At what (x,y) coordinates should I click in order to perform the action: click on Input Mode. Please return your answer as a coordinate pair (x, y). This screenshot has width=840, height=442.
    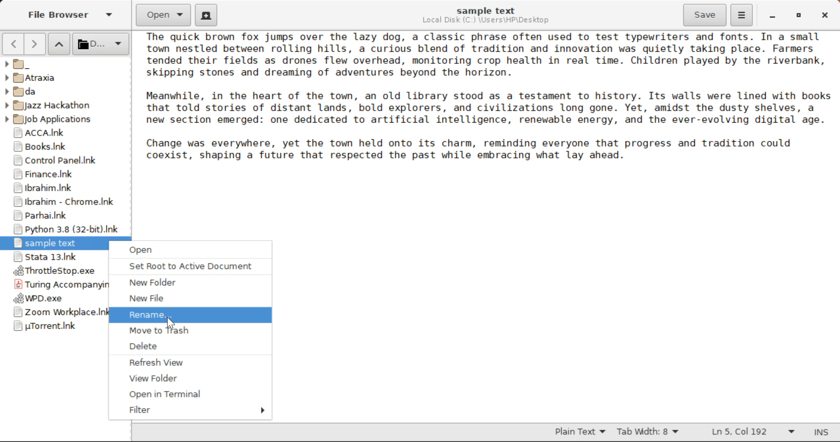
    Looking at the image, I should click on (825, 433).